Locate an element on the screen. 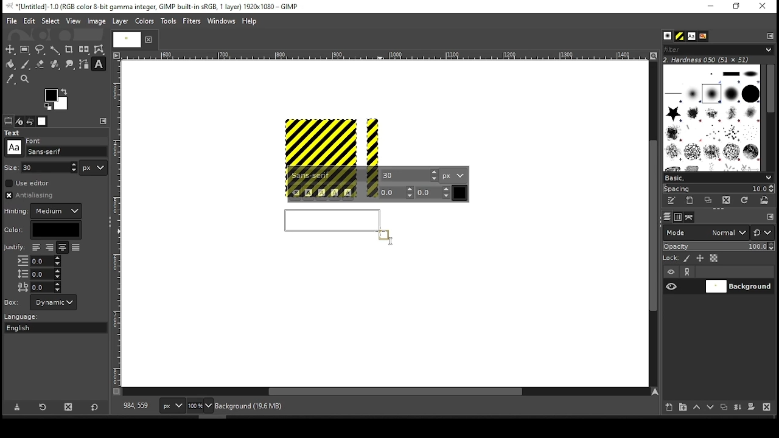  move layer one step down is located at coordinates (711, 408).